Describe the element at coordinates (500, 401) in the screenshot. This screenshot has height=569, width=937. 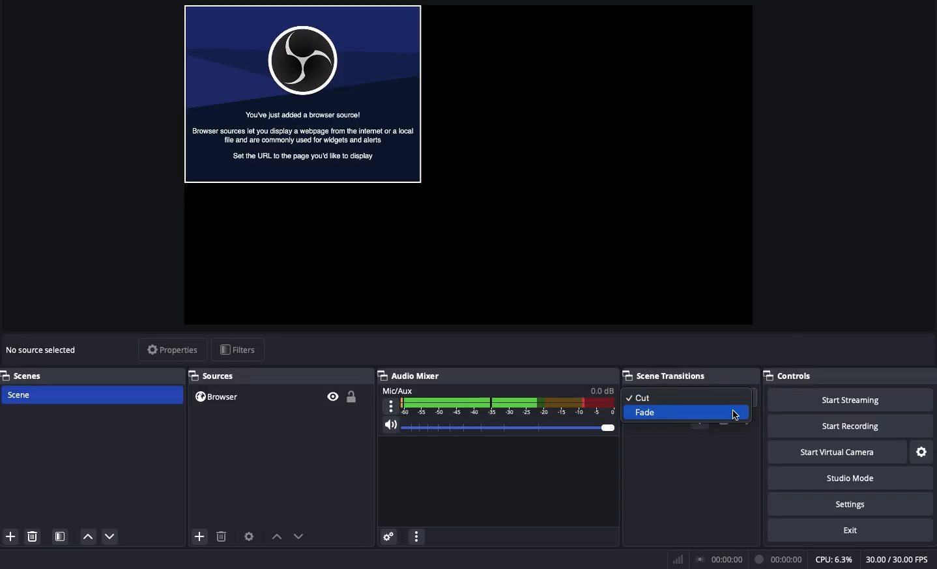
I see `Mic aux` at that location.